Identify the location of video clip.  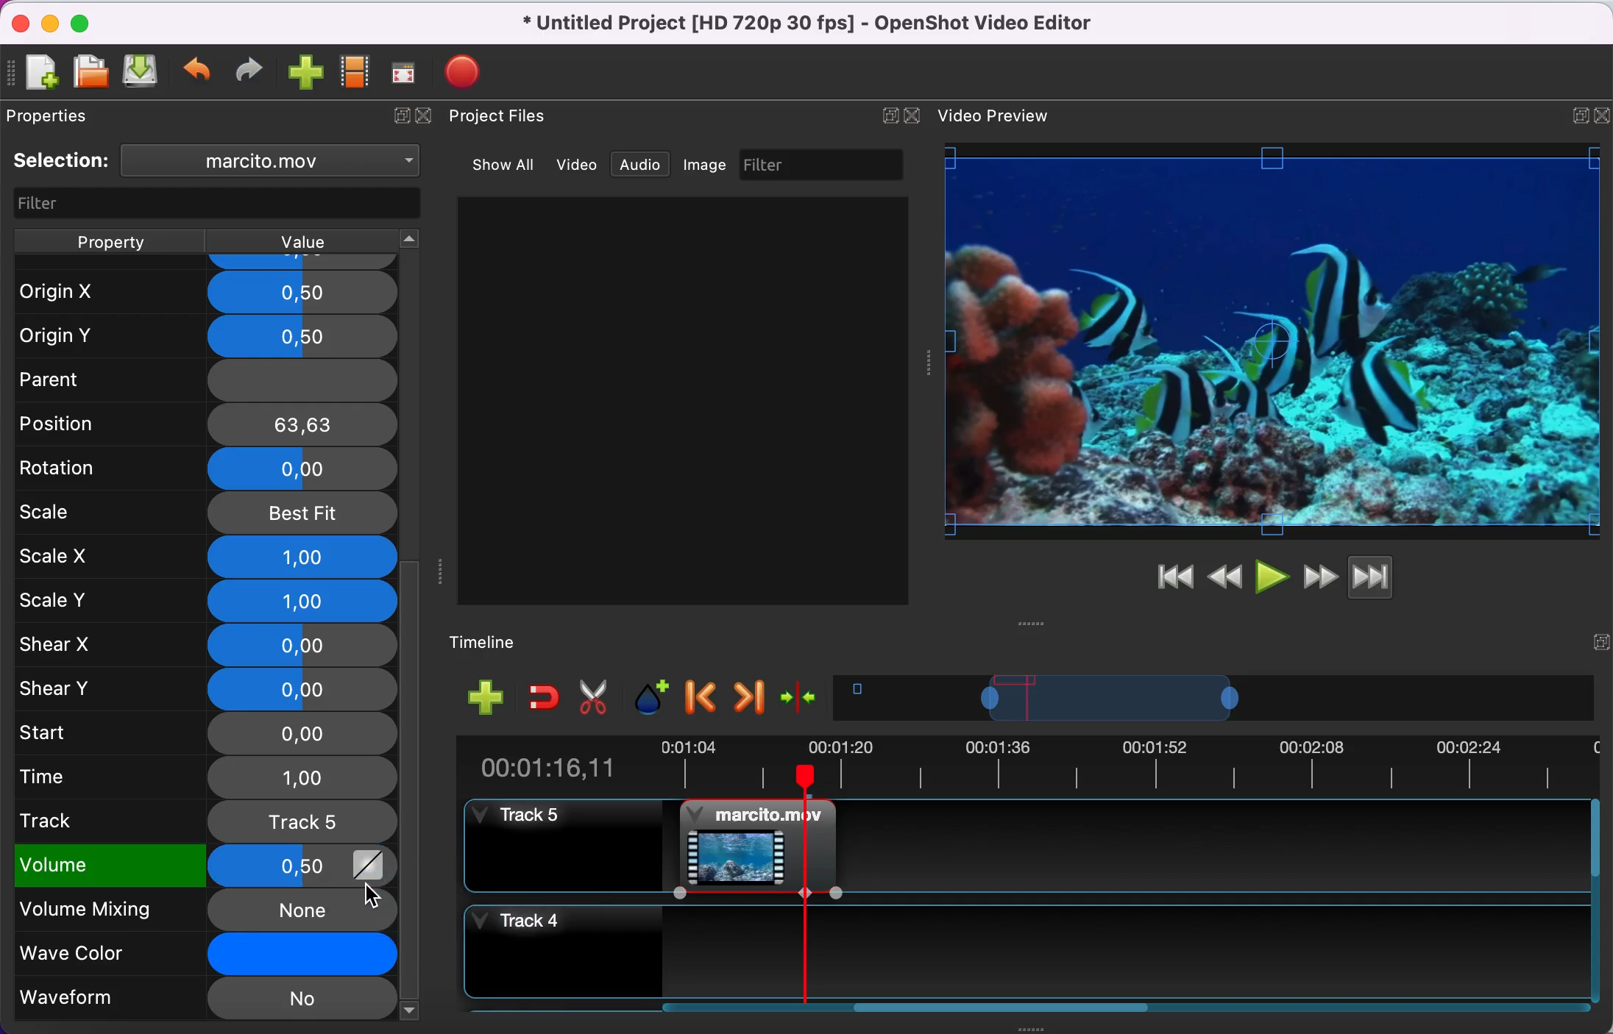
(742, 841).